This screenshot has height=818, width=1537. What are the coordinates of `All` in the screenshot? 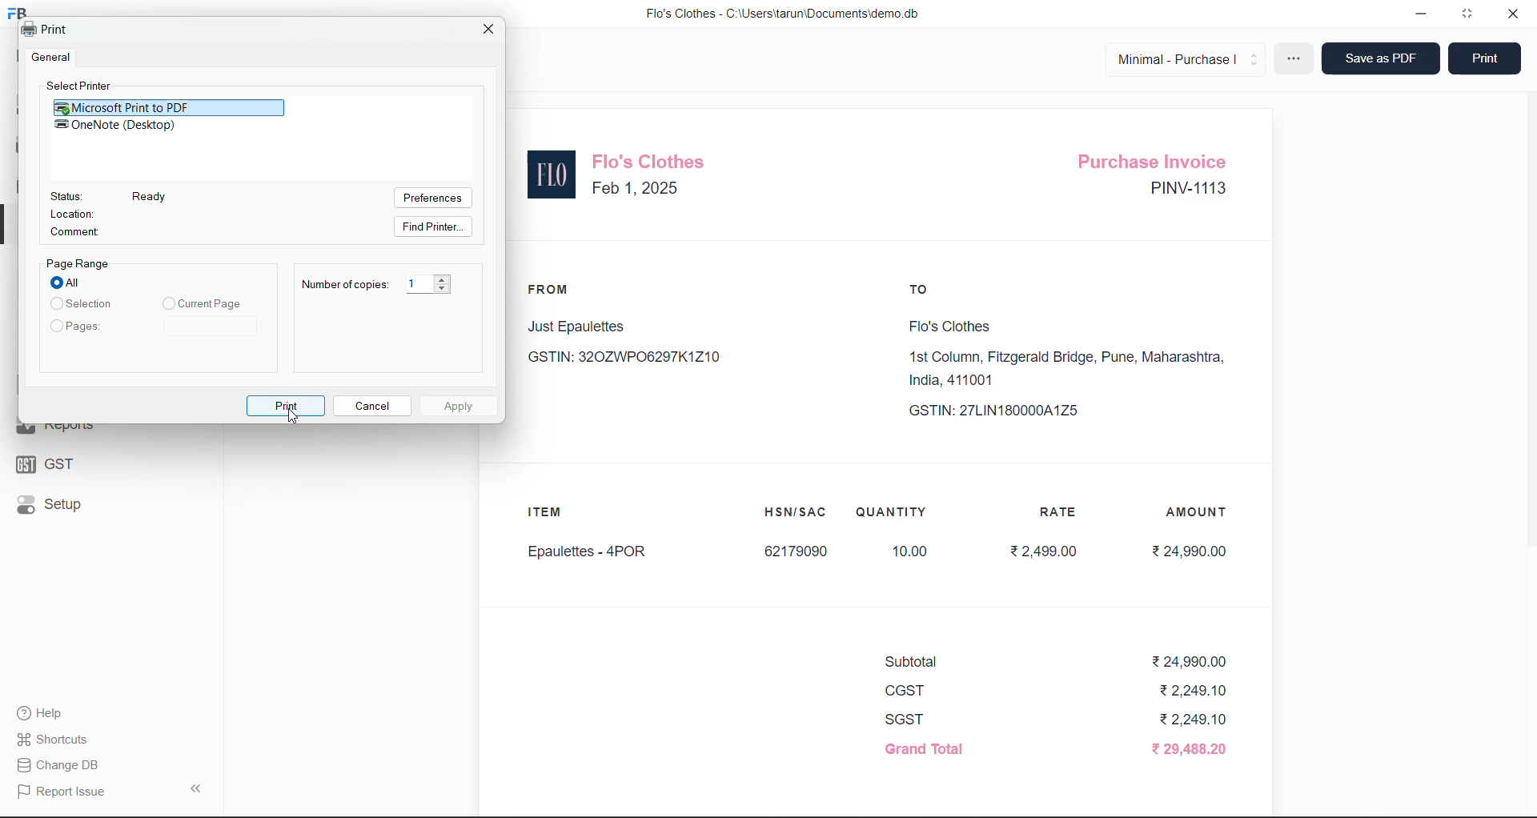 It's located at (72, 283).